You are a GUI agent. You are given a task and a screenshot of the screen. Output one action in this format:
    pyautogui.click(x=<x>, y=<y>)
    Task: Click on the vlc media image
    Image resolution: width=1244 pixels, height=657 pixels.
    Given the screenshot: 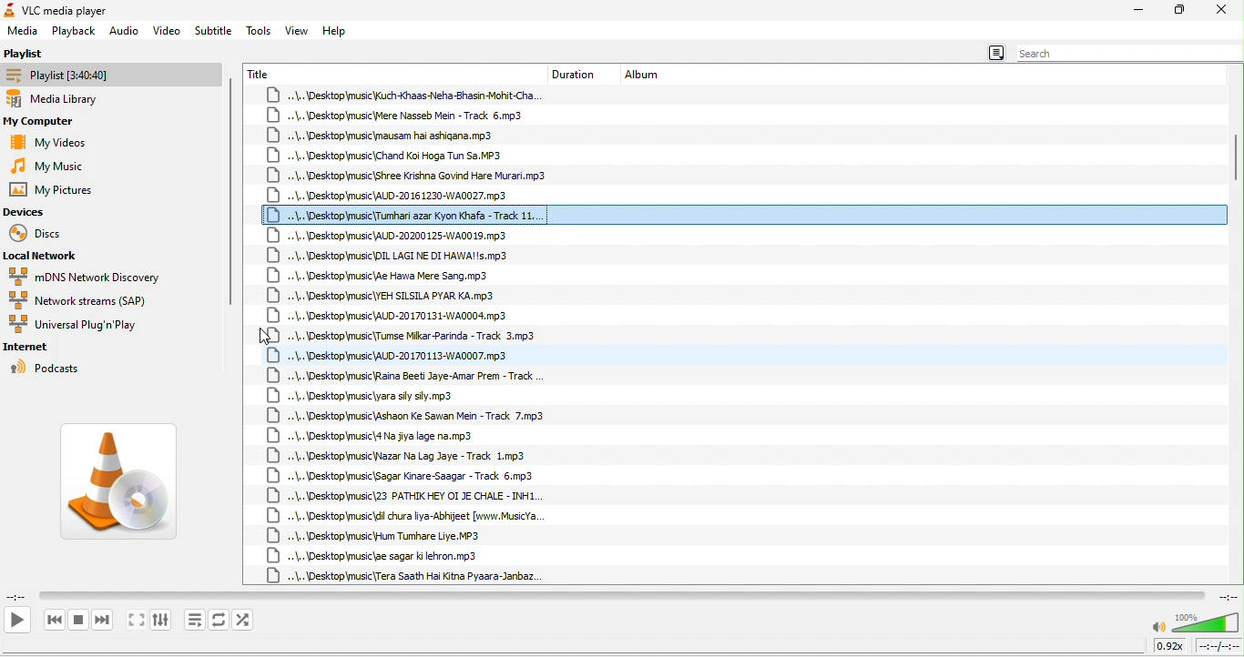 What is the action you would take?
    pyautogui.click(x=127, y=487)
    